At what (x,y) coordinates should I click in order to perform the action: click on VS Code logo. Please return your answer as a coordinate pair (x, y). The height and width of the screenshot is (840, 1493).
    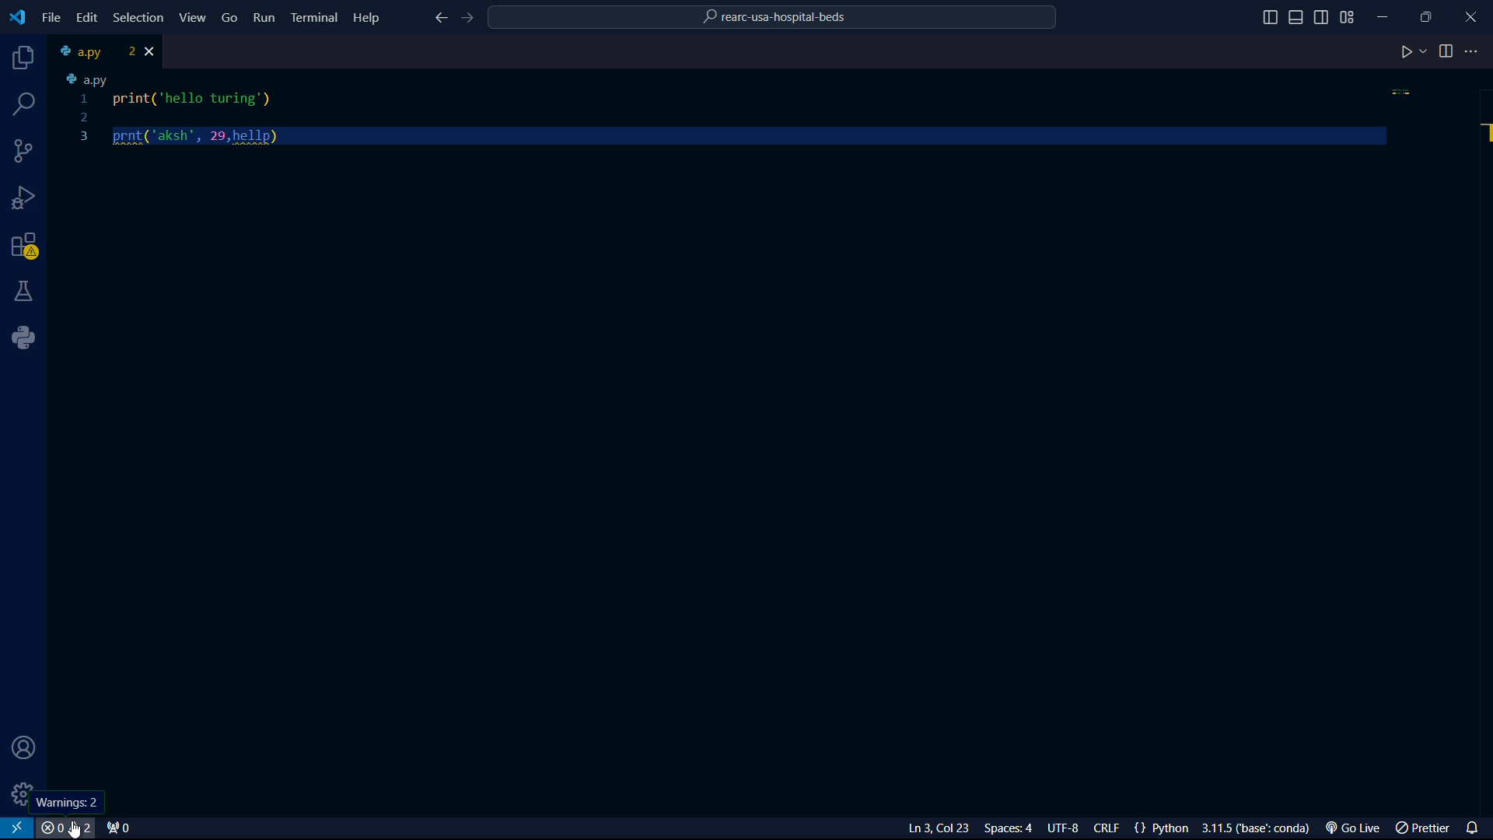
    Looking at the image, I should click on (16, 16).